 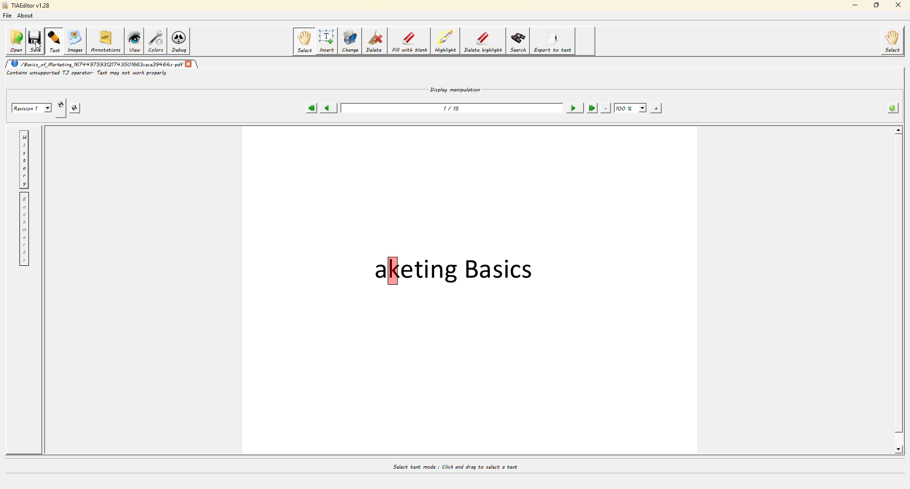 What do you see at coordinates (894, 106) in the screenshot?
I see `info about the pdf` at bounding box center [894, 106].